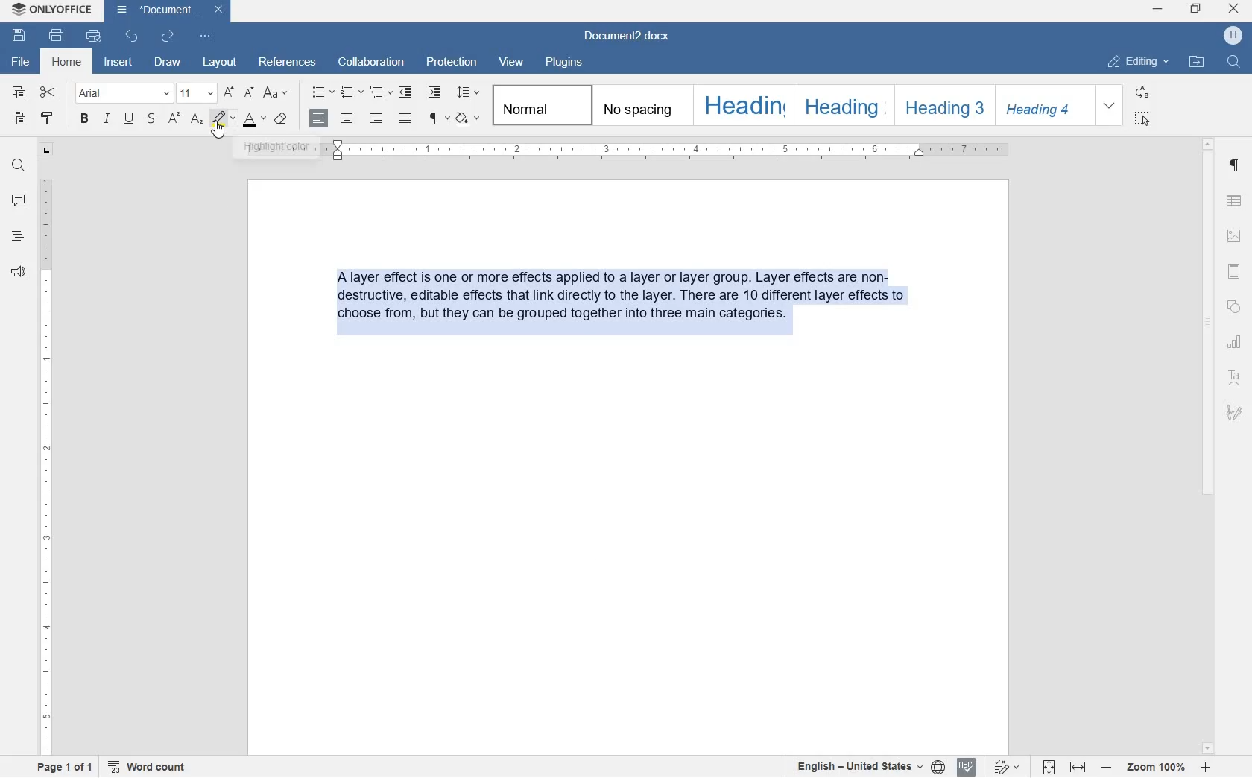  Describe the element at coordinates (1233, 9) in the screenshot. I see `CLOSE` at that location.